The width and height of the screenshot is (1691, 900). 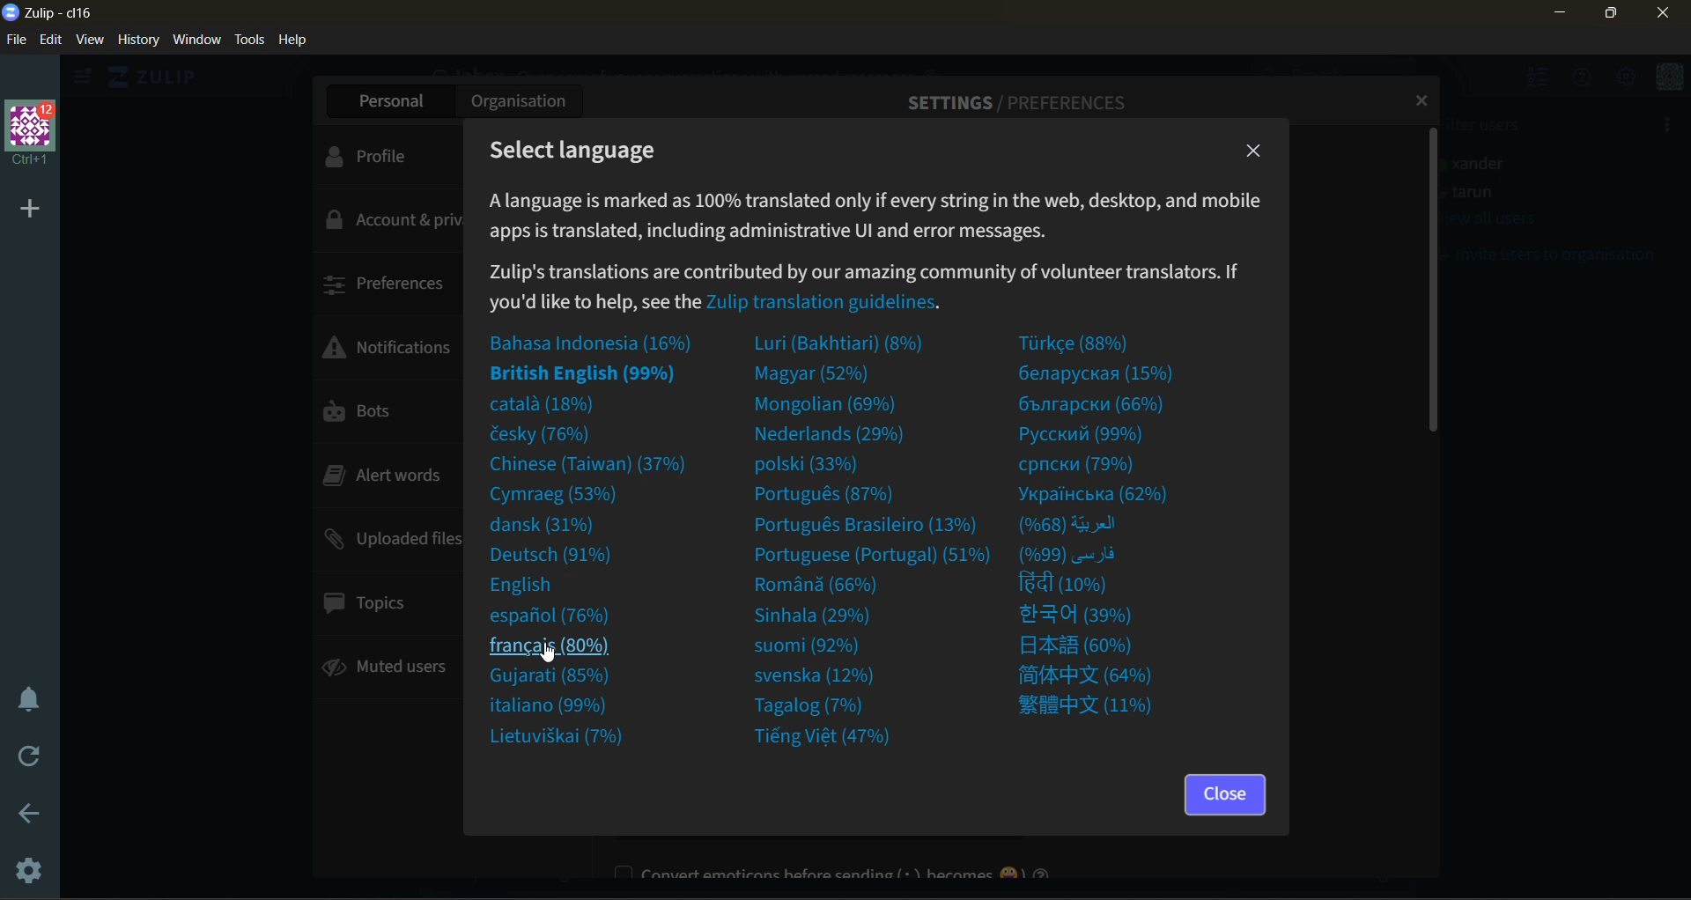 I want to click on suomi, so click(x=820, y=645).